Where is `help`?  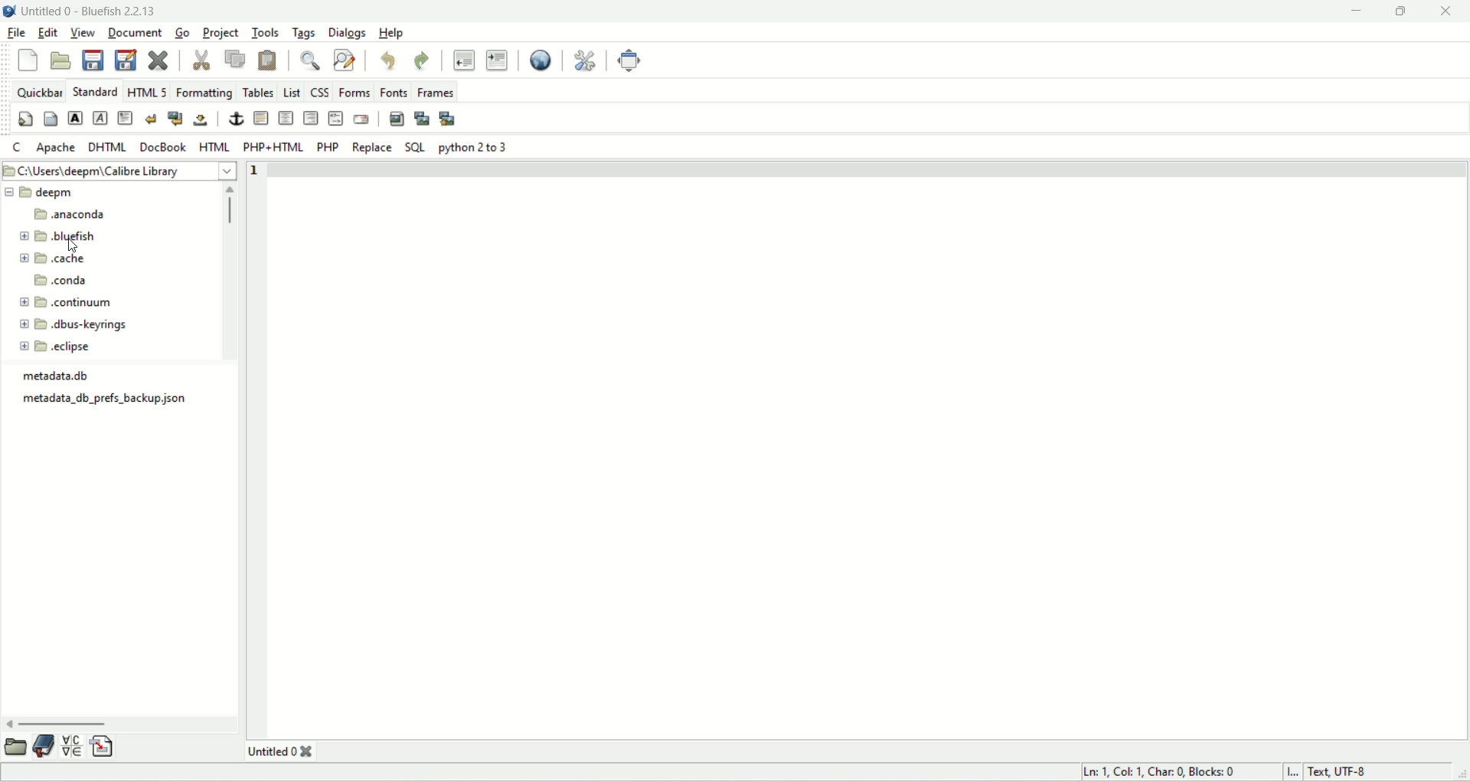
help is located at coordinates (389, 33).